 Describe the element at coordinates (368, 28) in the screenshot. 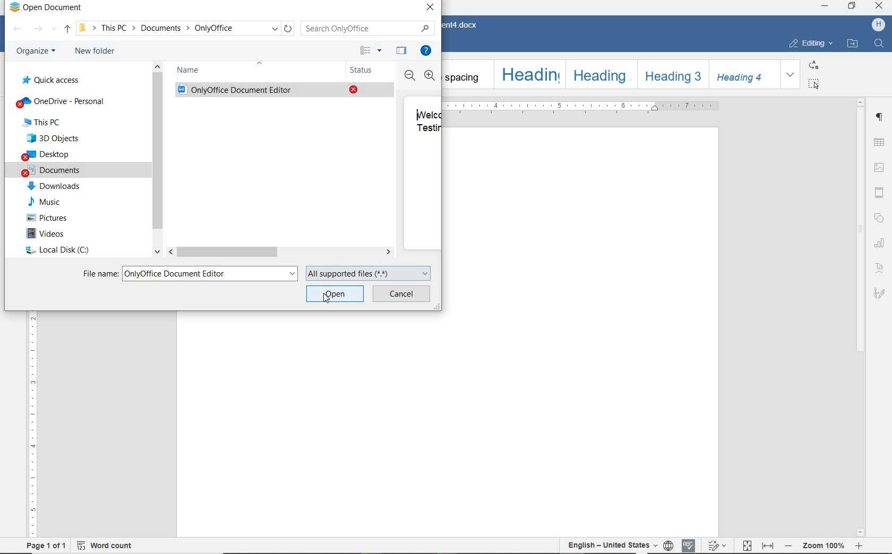

I see `search only office` at that location.